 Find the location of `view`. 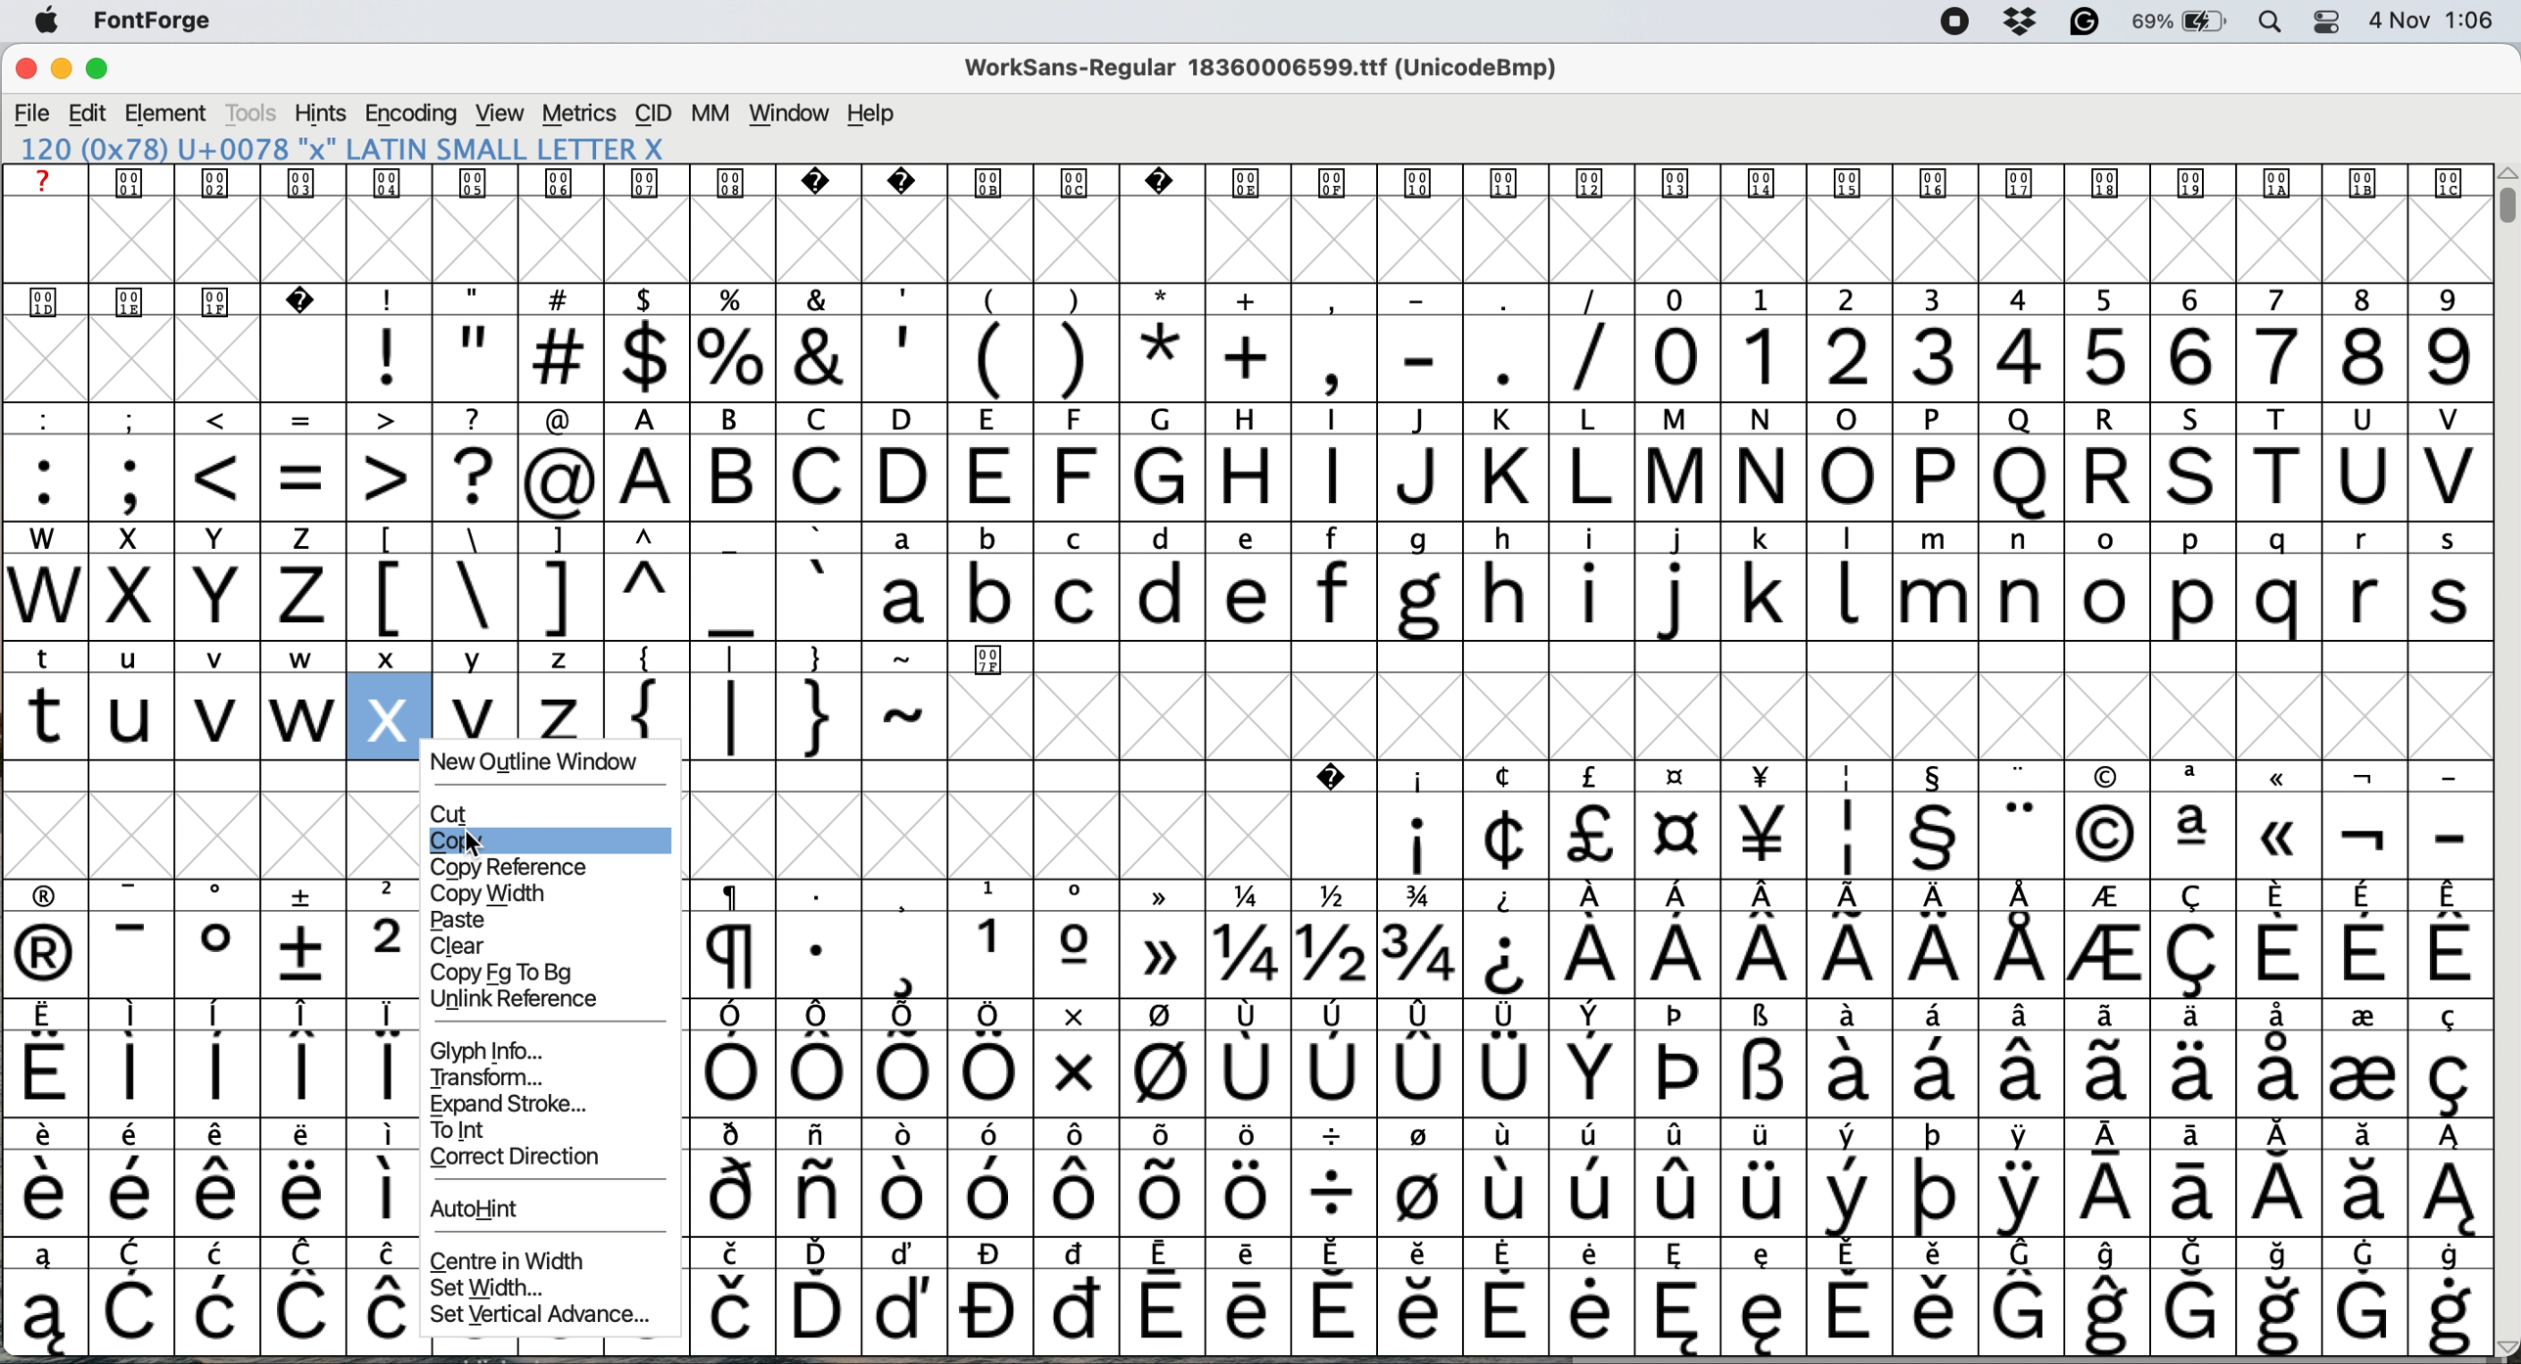

view is located at coordinates (496, 114).